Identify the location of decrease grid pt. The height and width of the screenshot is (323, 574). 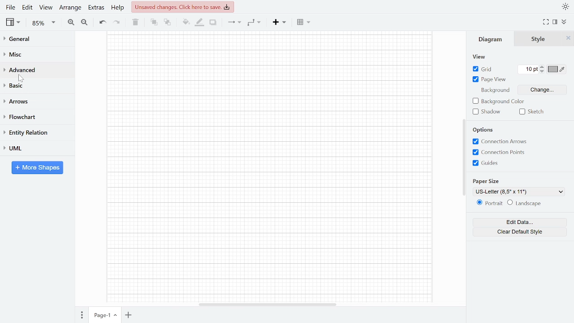
(543, 71).